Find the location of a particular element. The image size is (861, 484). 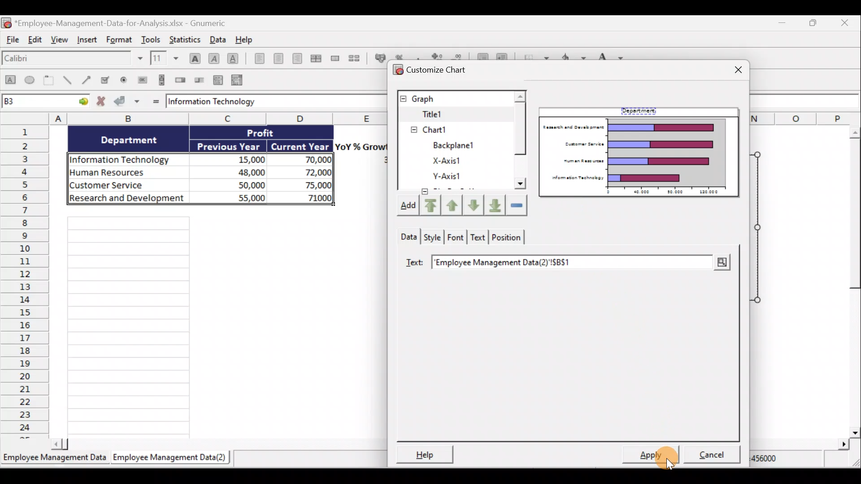

Columns is located at coordinates (192, 118).